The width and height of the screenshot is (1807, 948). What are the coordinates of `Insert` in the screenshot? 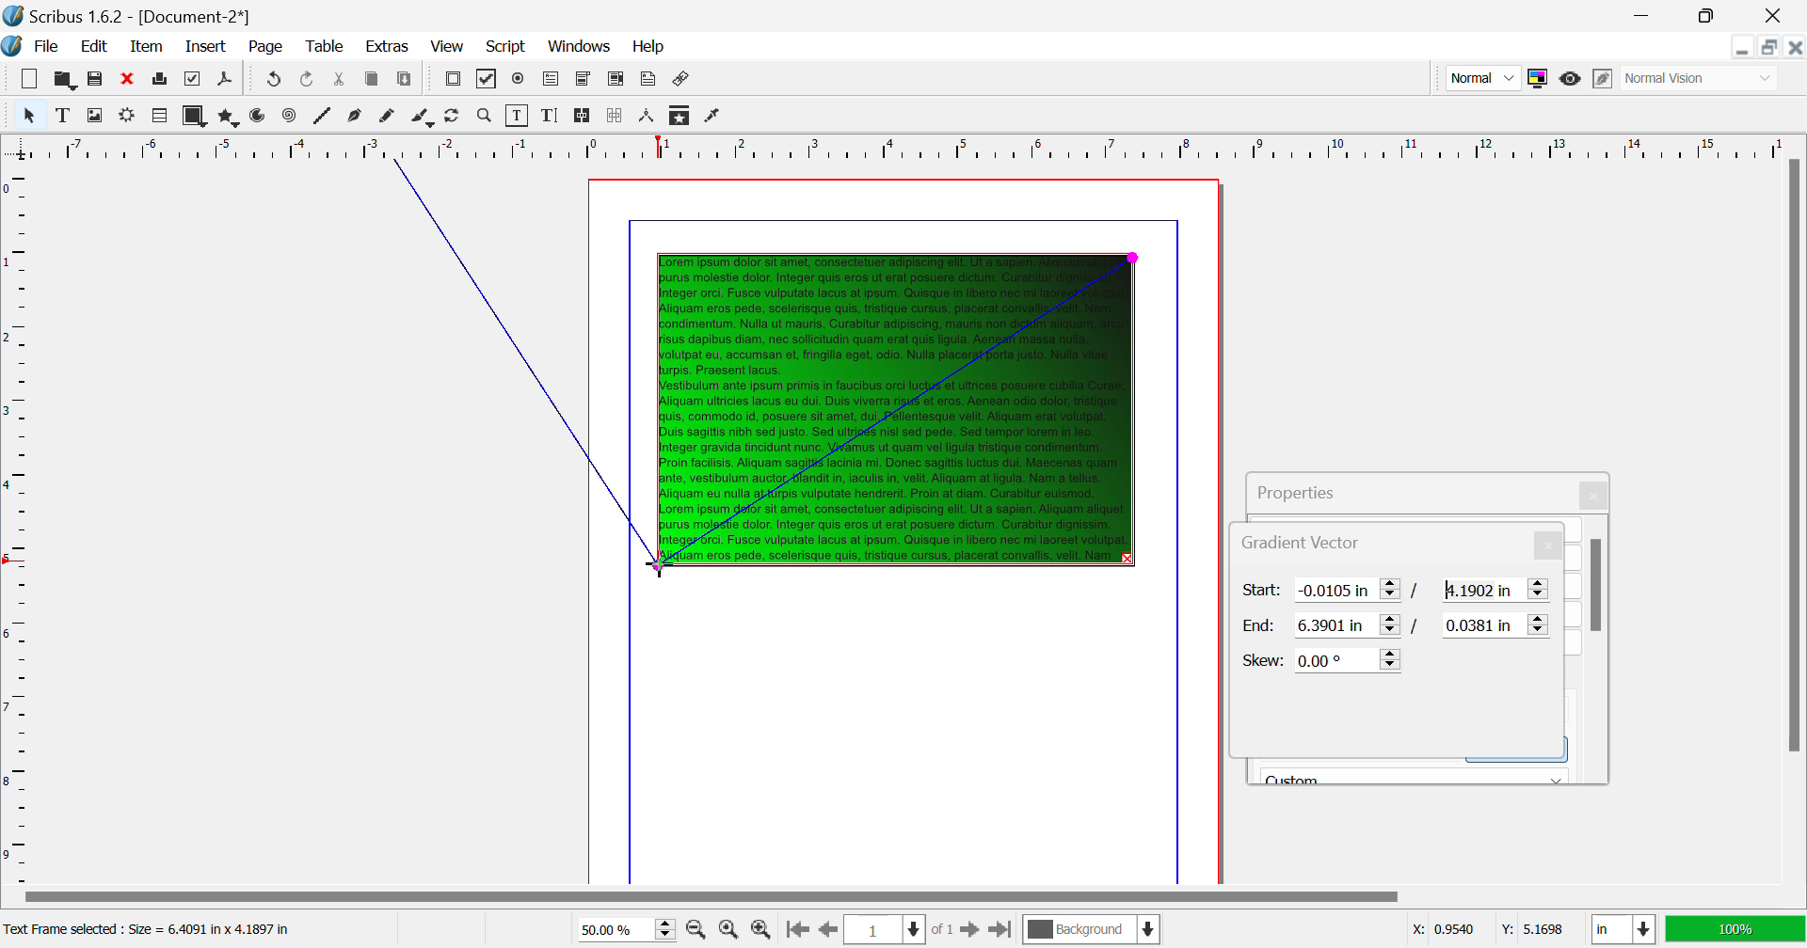 It's located at (207, 48).